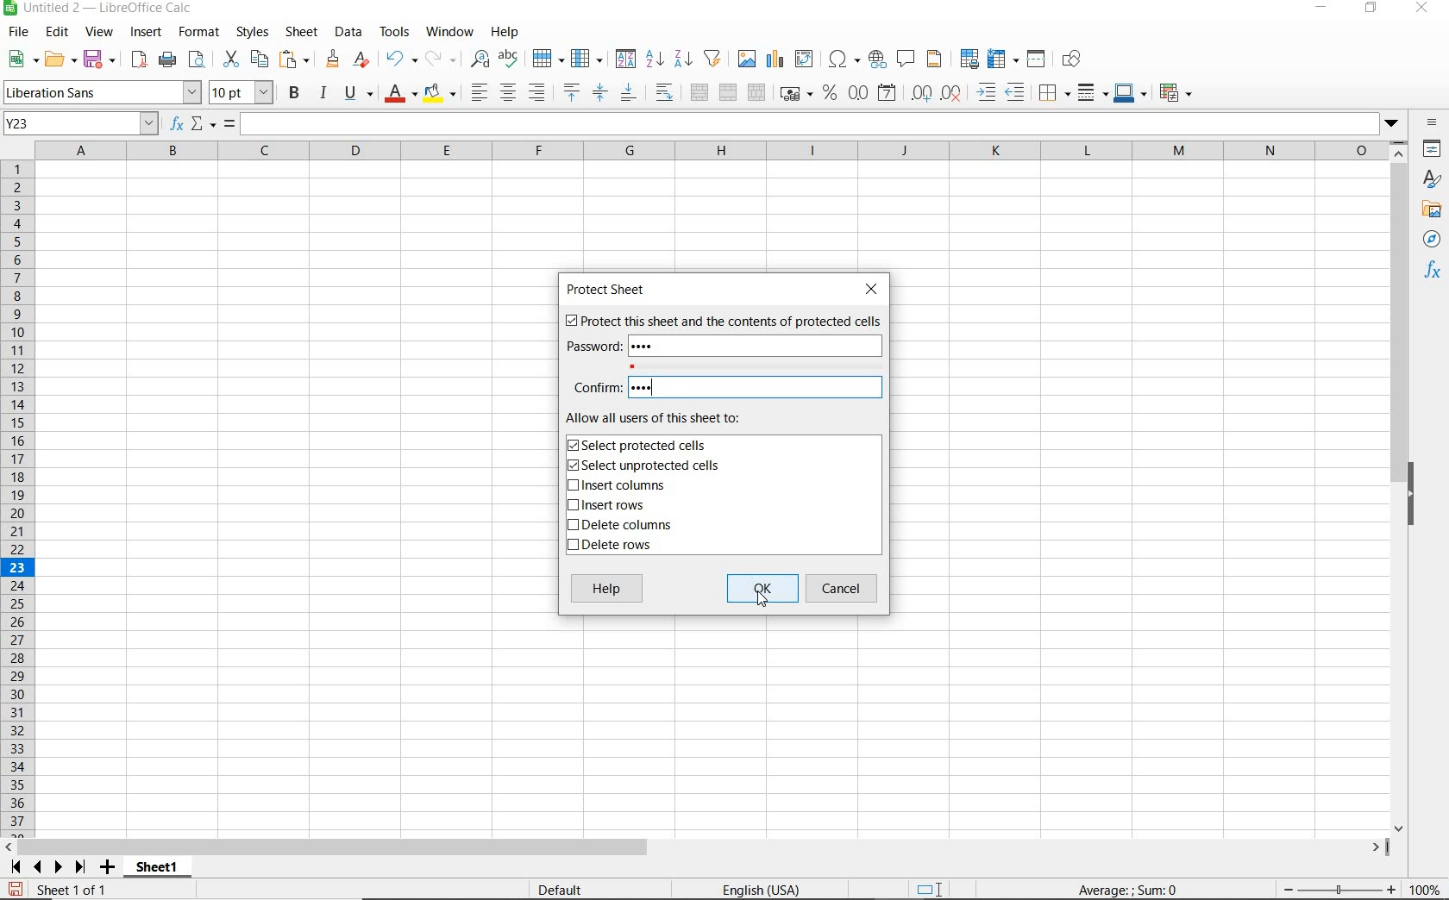 This screenshot has height=900, width=1449. I want to click on VIEW, so click(100, 32).